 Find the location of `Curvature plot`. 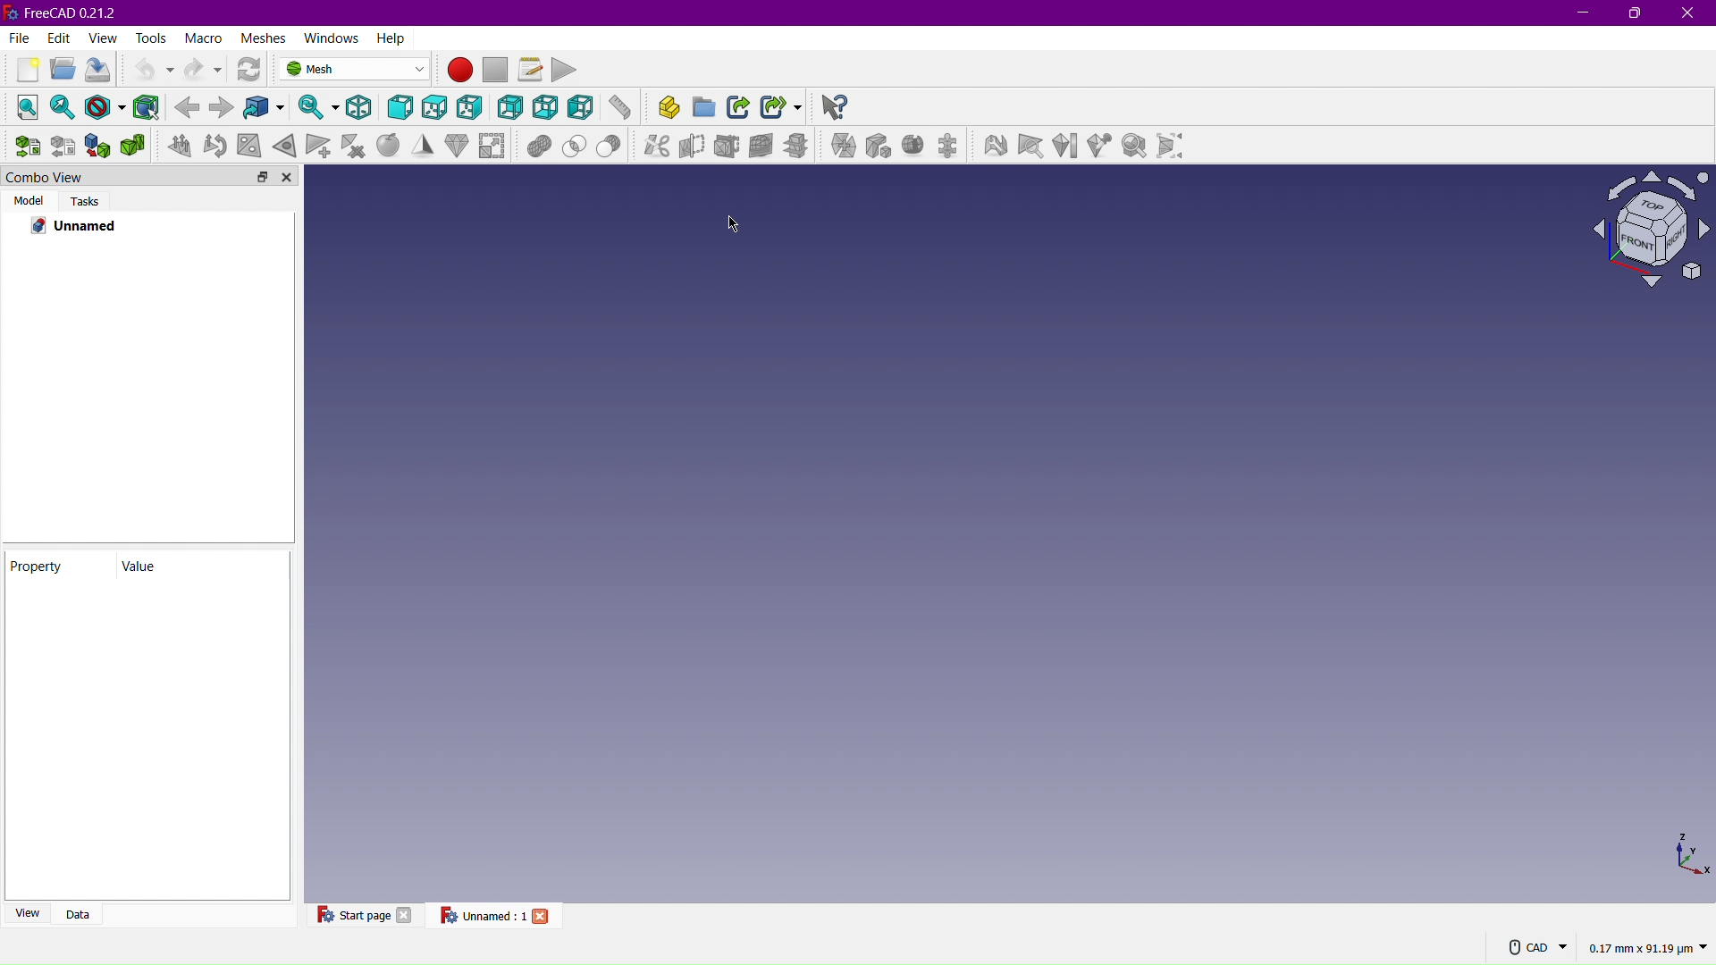

Curvature plot is located at coordinates (1068, 148).